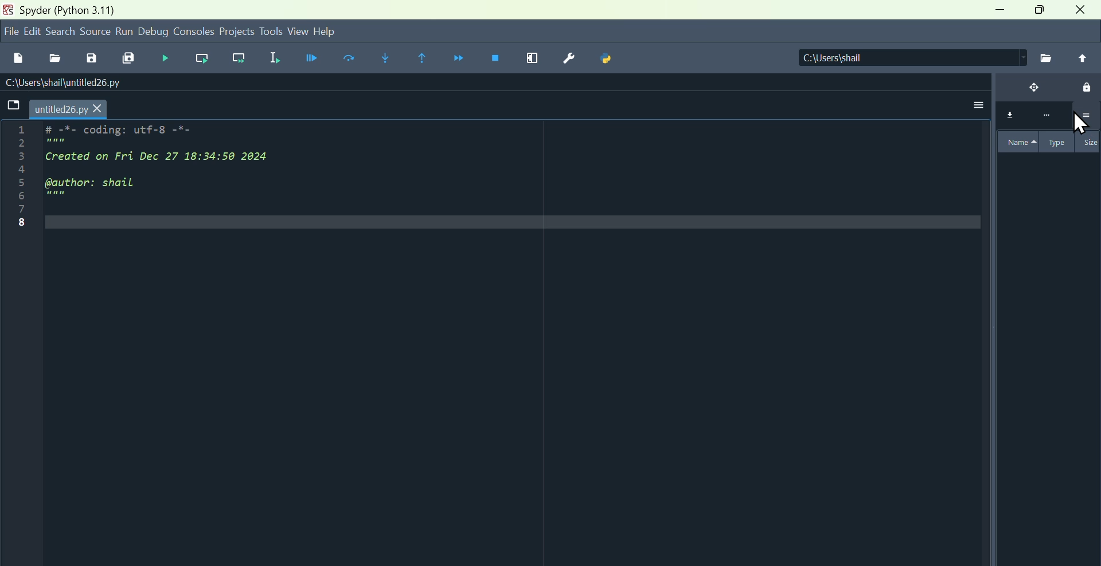 This screenshot has width=1101, height=566. Describe the element at coordinates (90, 58) in the screenshot. I see `Save as` at that location.